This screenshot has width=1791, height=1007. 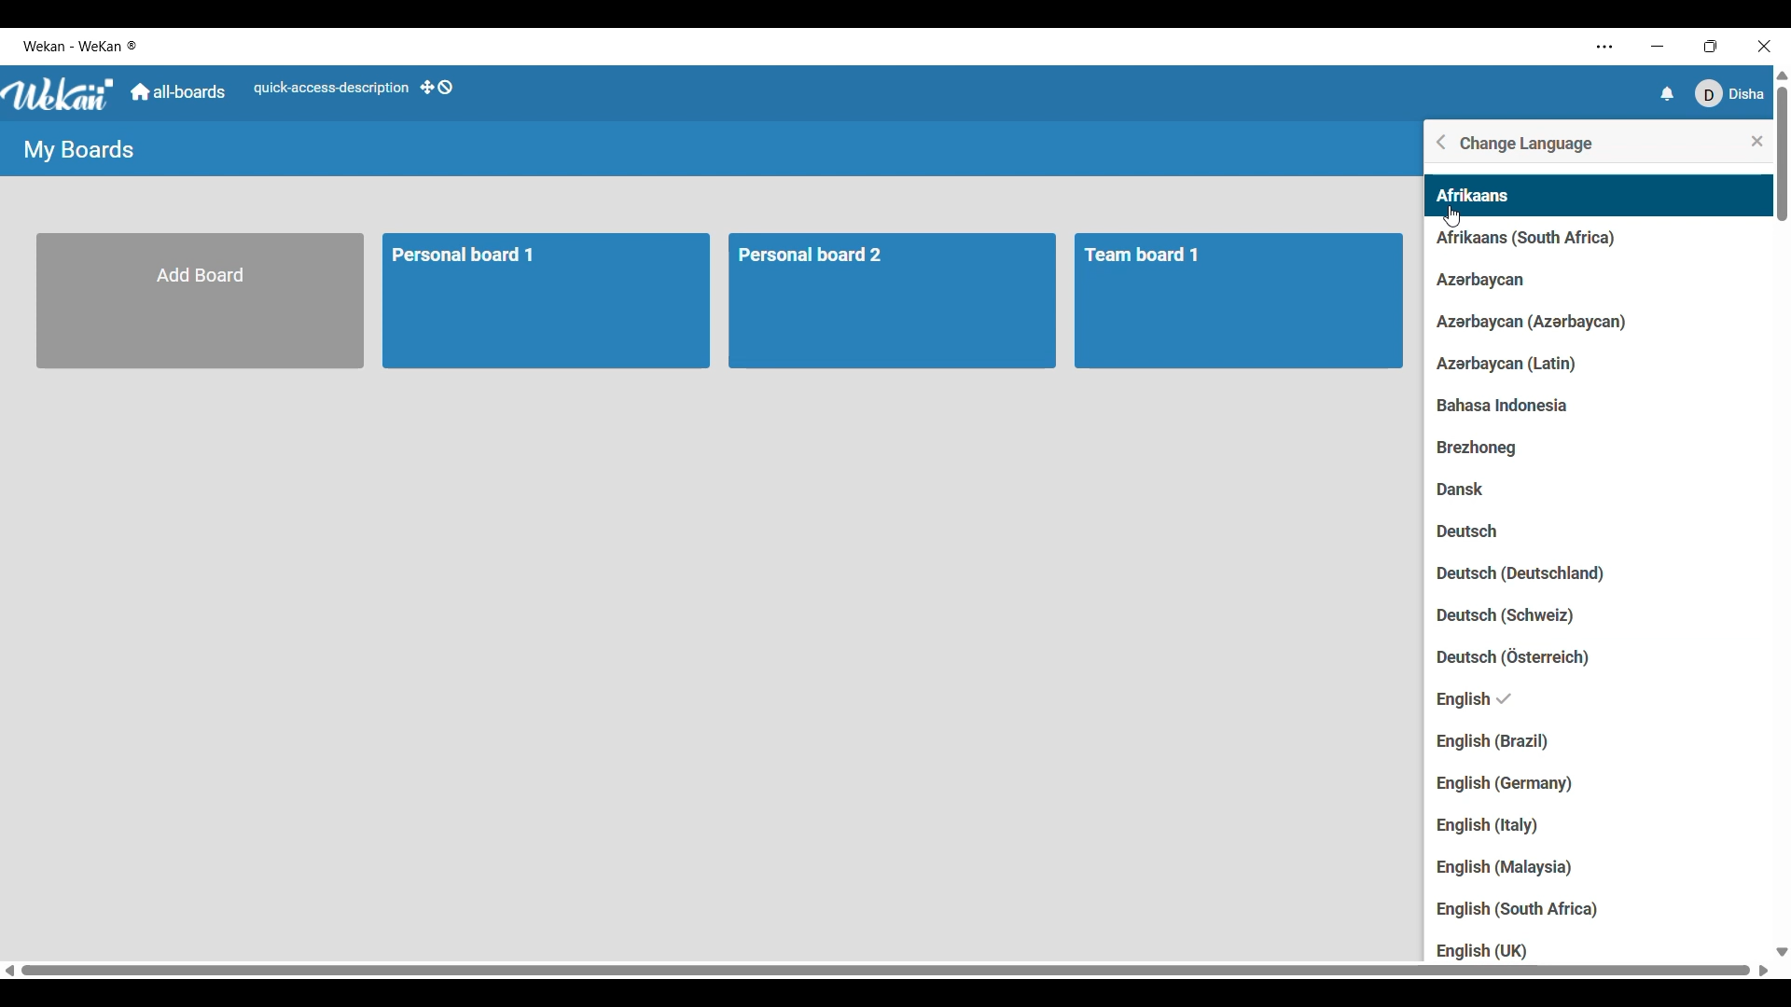 What do you see at coordinates (1503, 785) in the screenshot?
I see `English (Germany)` at bounding box center [1503, 785].